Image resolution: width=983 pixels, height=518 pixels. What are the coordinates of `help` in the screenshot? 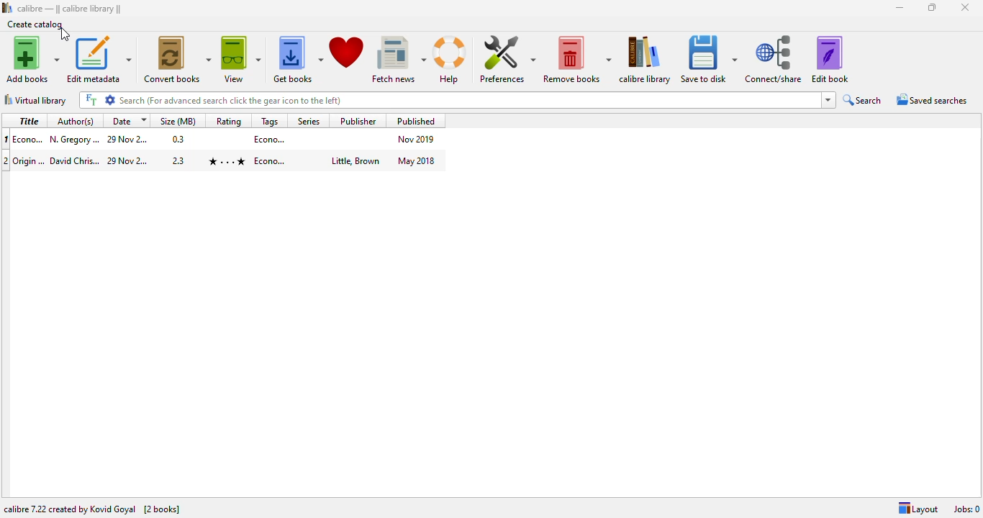 It's located at (450, 59).